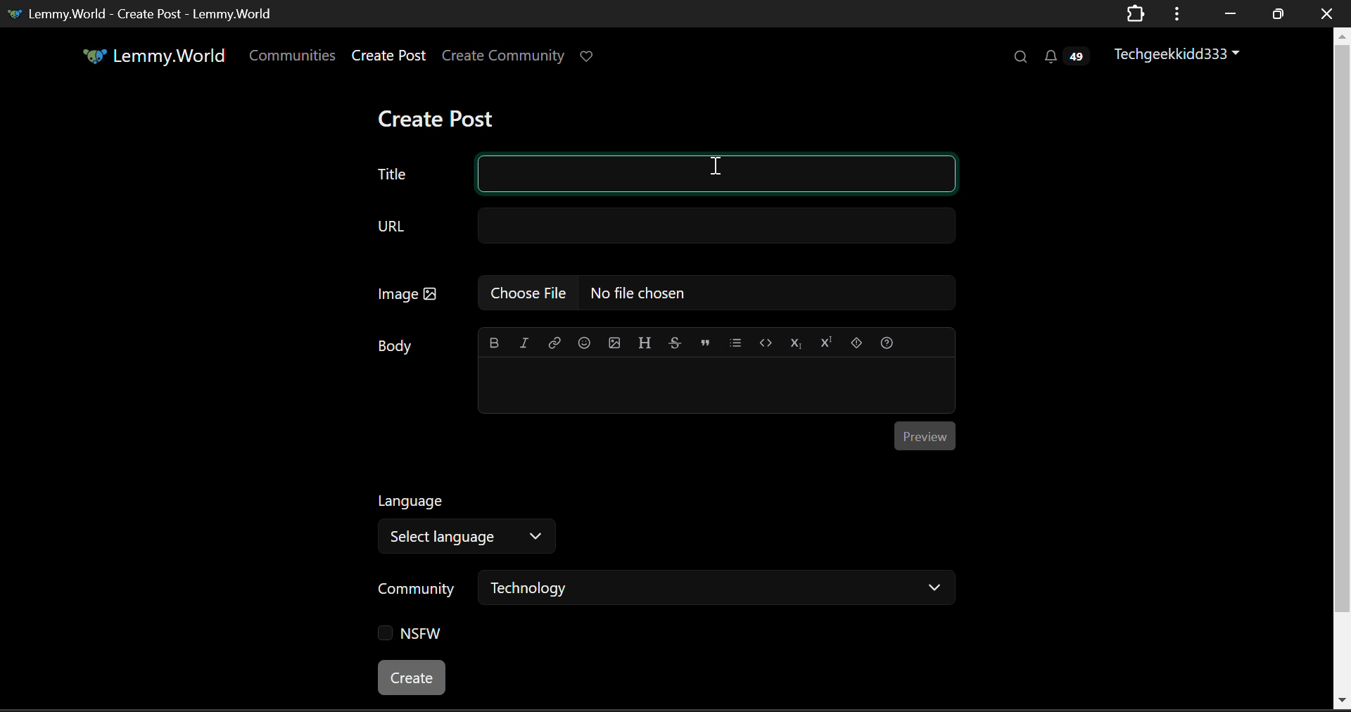 The image size is (1351, 712). Describe the element at coordinates (1136, 15) in the screenshot. I see `Extensions` at that location.